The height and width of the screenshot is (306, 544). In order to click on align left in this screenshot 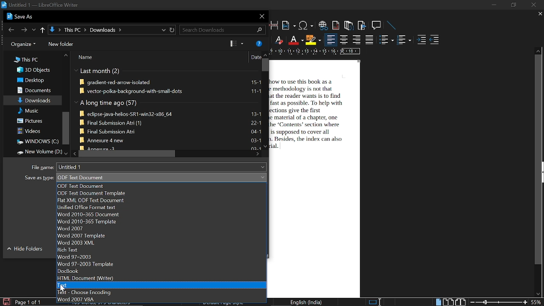, I will do `click(331, 40)`.